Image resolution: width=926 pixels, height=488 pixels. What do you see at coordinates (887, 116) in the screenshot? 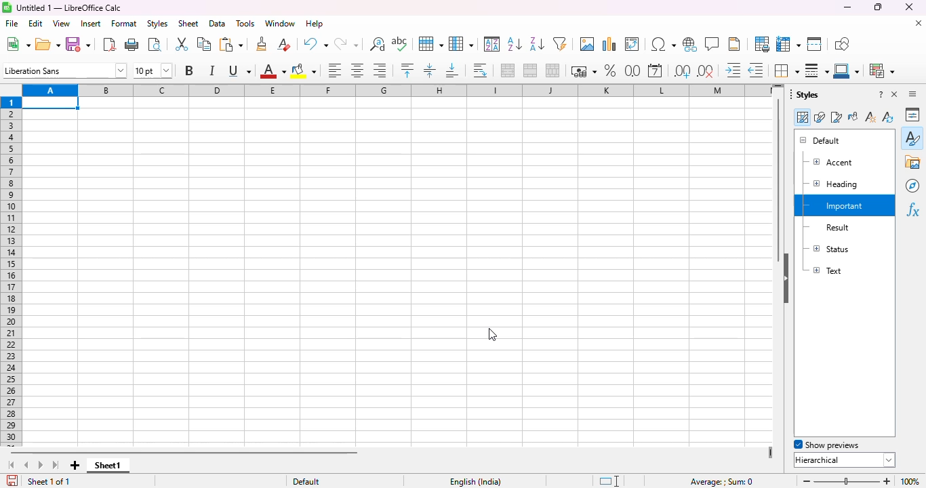
I see `update style` at bounding box center [887, 116].